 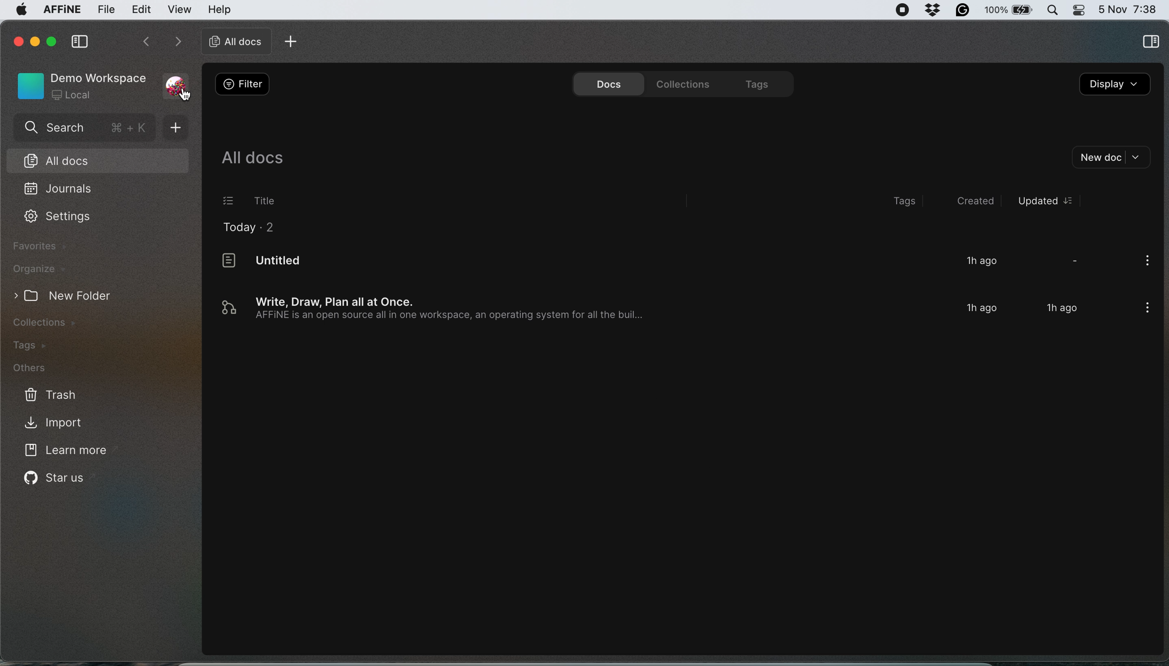 I want to click on others, so click(x=41, y=369).